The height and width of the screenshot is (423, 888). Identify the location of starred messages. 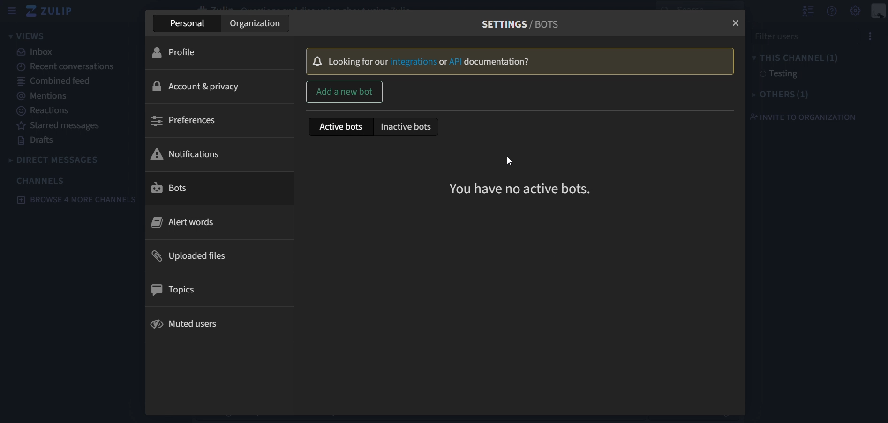
(60, 126).